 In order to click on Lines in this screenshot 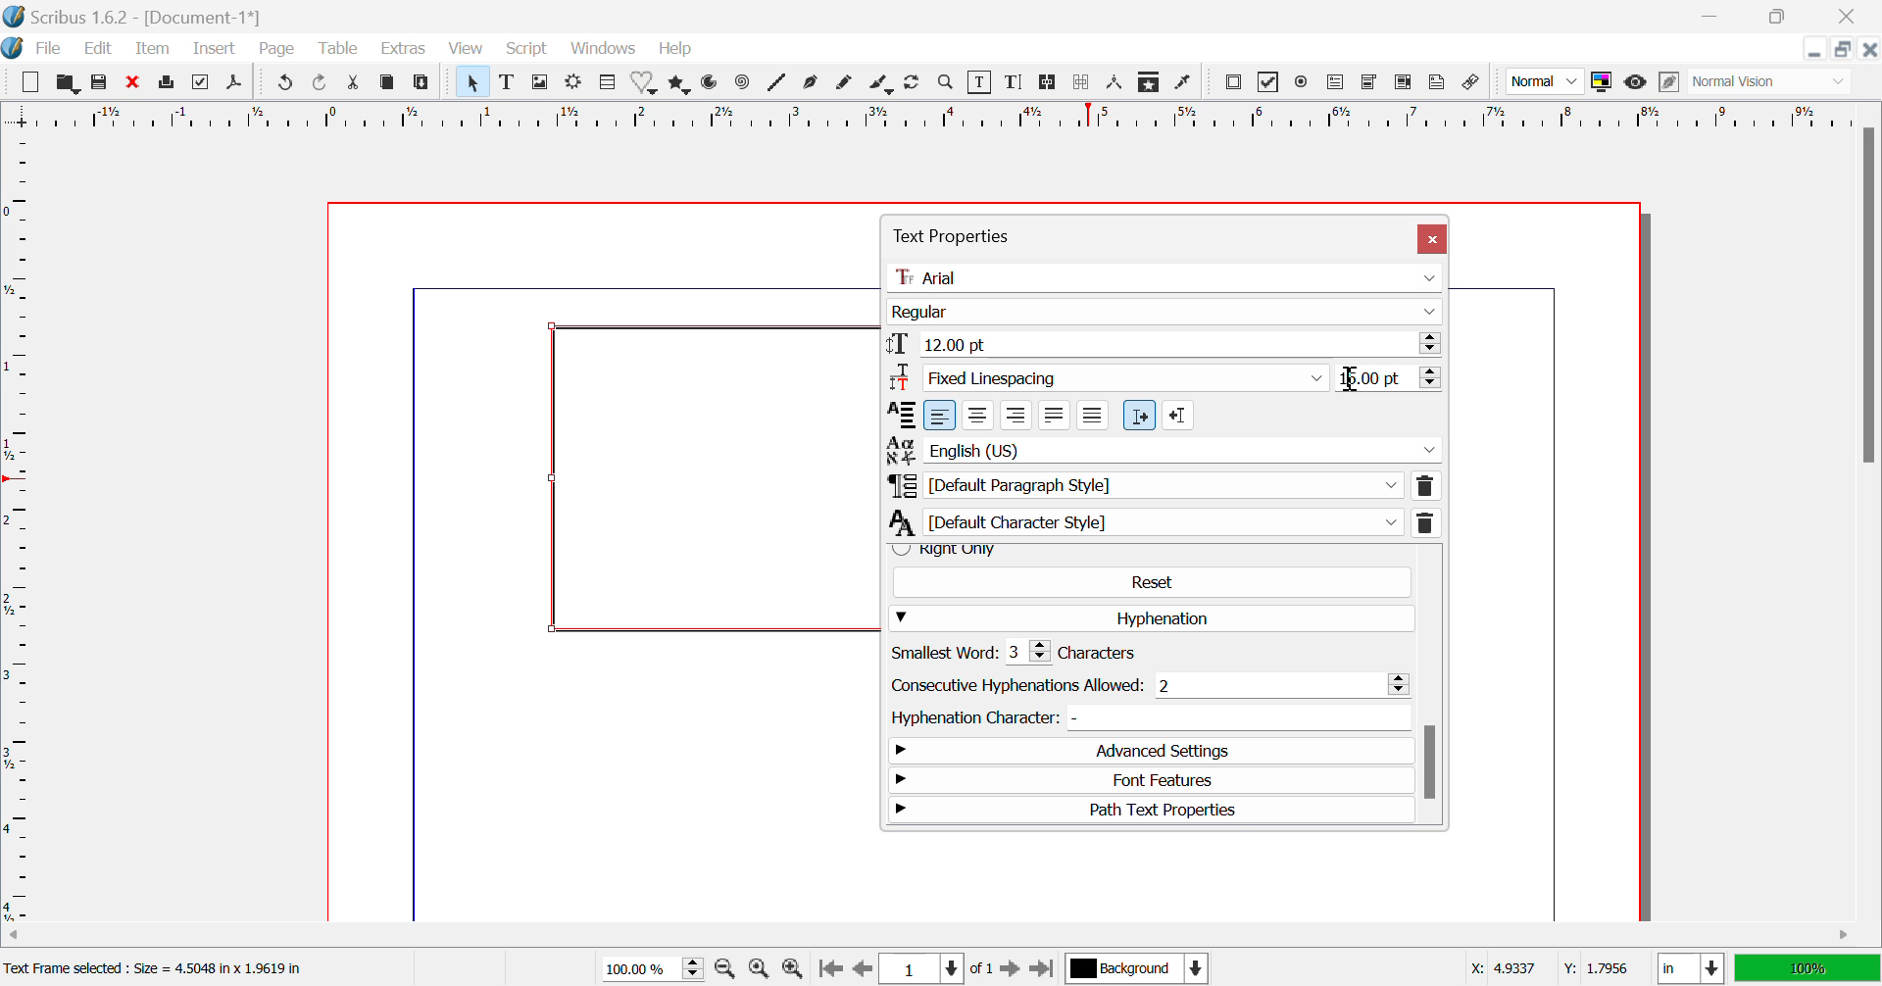, I will do `click(777, 84)`.